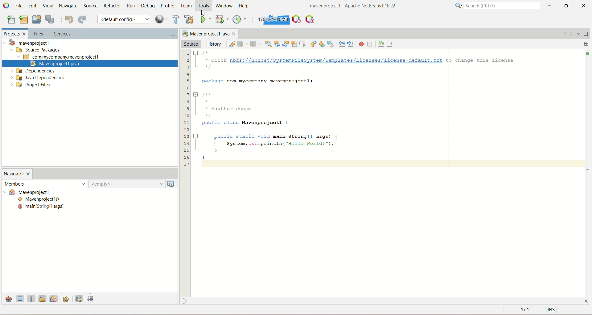 Image resolution: width=592 pixels, height=315 pixels. What do you see at coordinates (286, 43) in the screenshot?
I see `find next occurrence` at bounding box center [286, 43].